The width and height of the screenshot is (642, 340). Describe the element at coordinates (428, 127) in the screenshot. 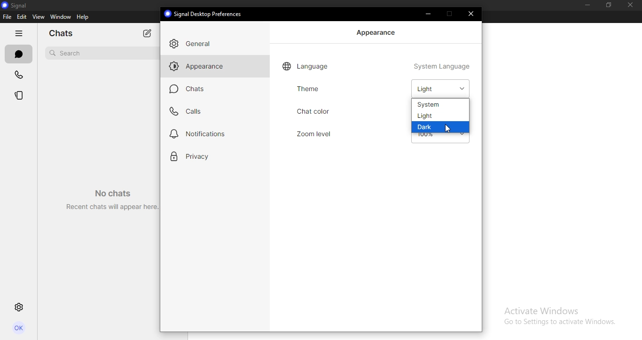

I see `dark` at that location.